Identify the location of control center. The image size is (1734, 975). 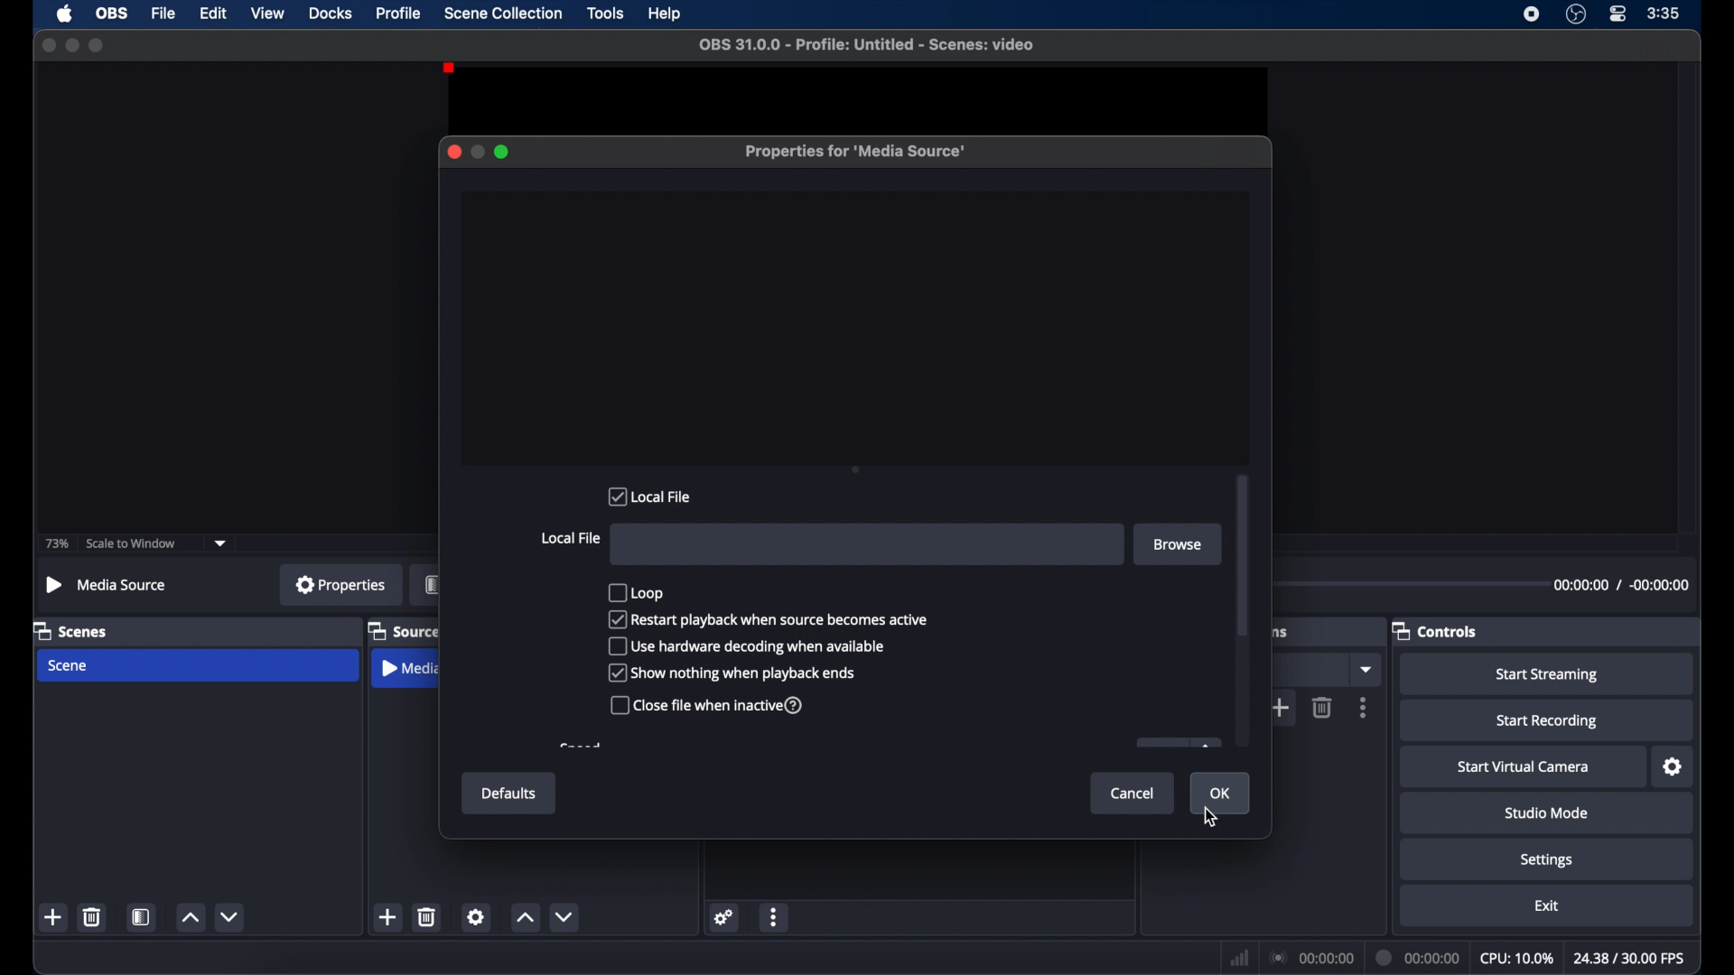
(1619, 14).